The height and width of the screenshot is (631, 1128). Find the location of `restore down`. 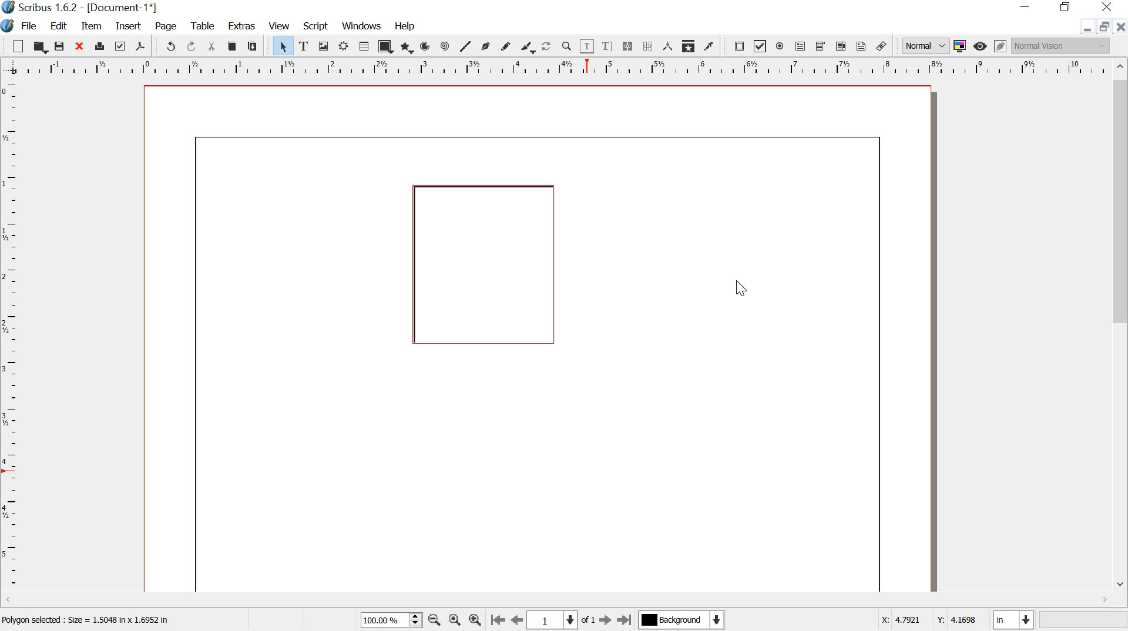

restore down is located at coordinates (1104, 26).